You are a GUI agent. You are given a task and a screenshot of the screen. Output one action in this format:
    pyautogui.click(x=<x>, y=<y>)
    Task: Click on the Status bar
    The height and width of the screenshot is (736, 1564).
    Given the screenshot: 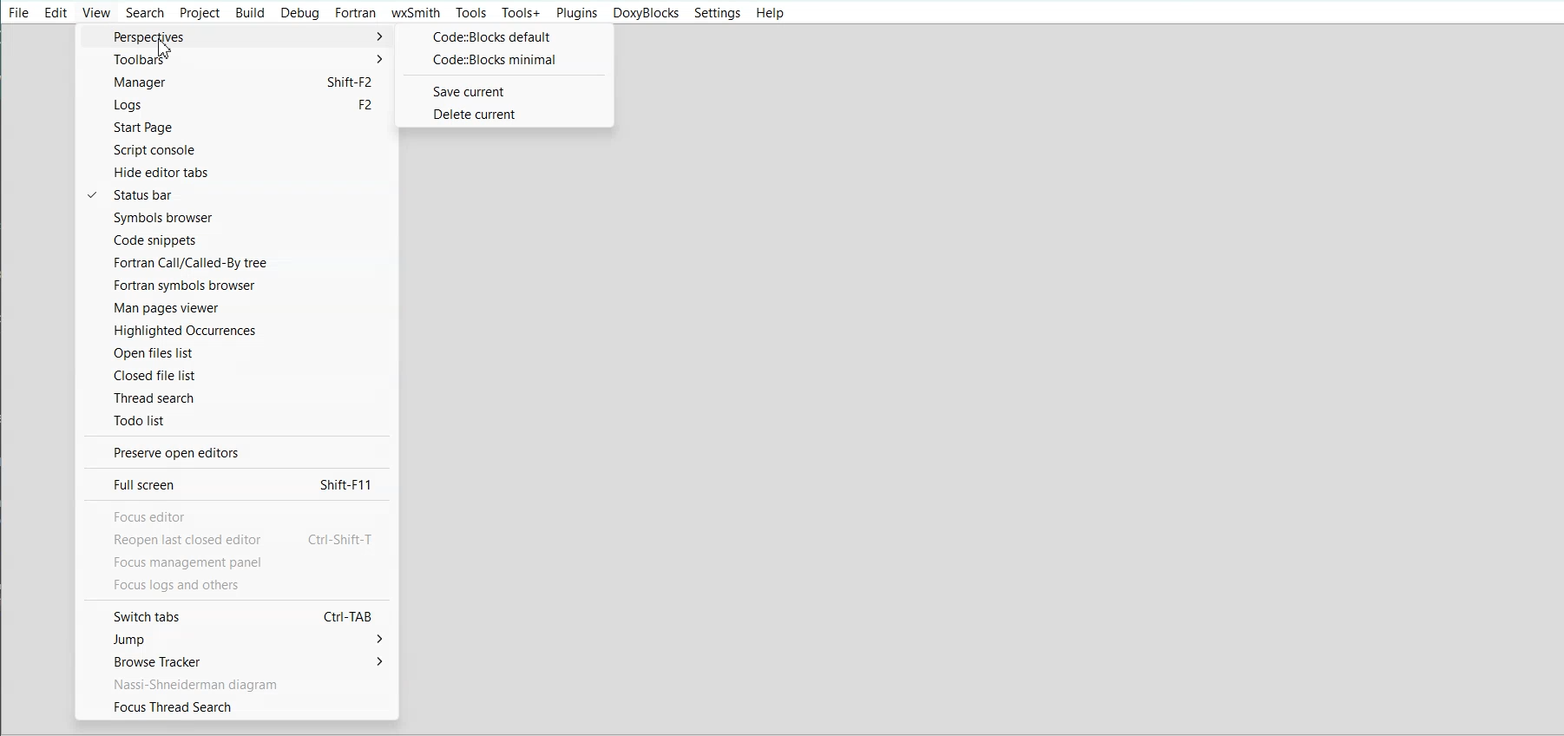 What is the action you would take?
    pyautogui.click(x=239, y=194)
    